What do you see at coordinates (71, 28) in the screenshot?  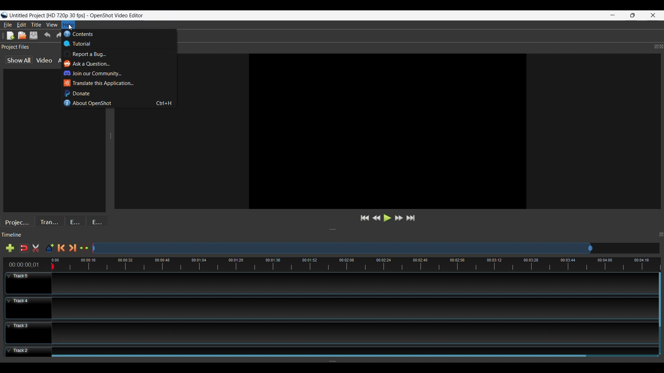 I see `Cursor` at bounding box center [71, 28].